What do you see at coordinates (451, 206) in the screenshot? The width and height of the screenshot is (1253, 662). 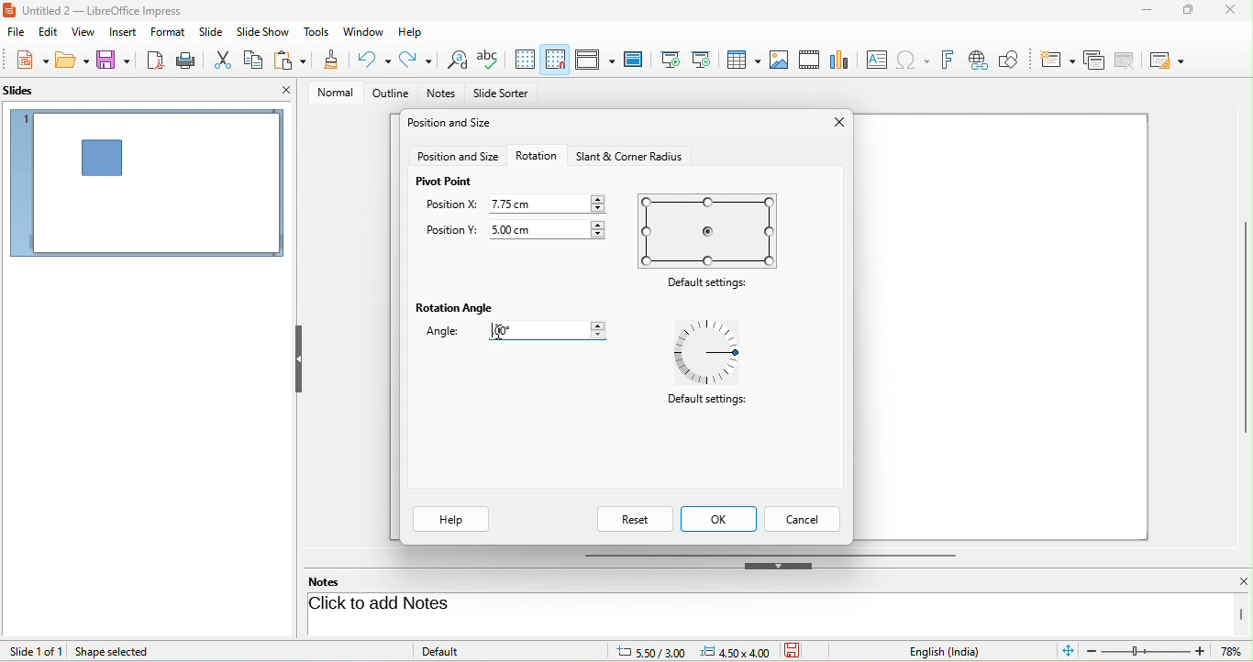 I see `position x` at bounding box center [451, 206].